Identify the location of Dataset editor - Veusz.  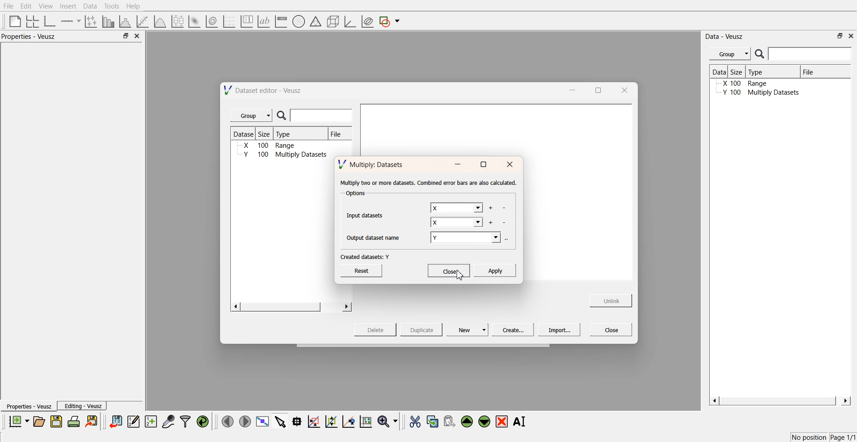
(264, 90).